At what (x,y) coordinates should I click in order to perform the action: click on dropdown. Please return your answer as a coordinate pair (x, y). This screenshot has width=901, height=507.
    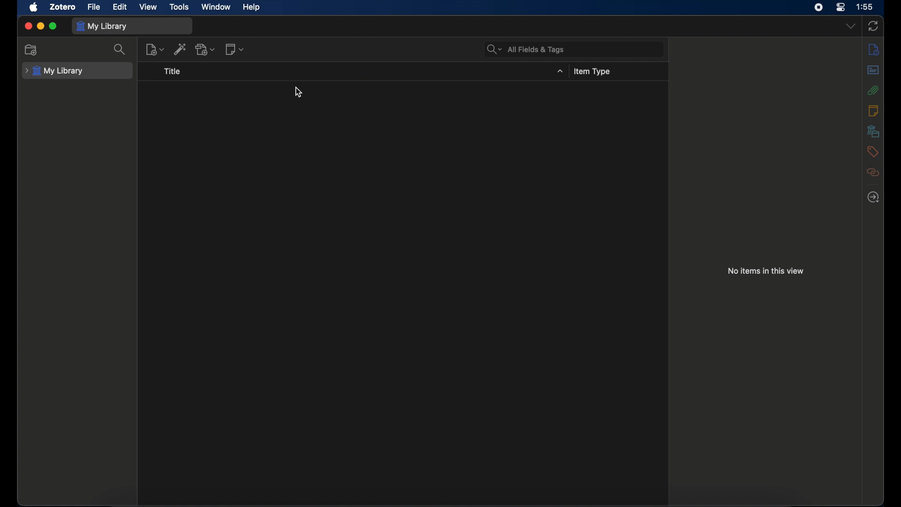
    Looking at the image, I should click on (559, 71).